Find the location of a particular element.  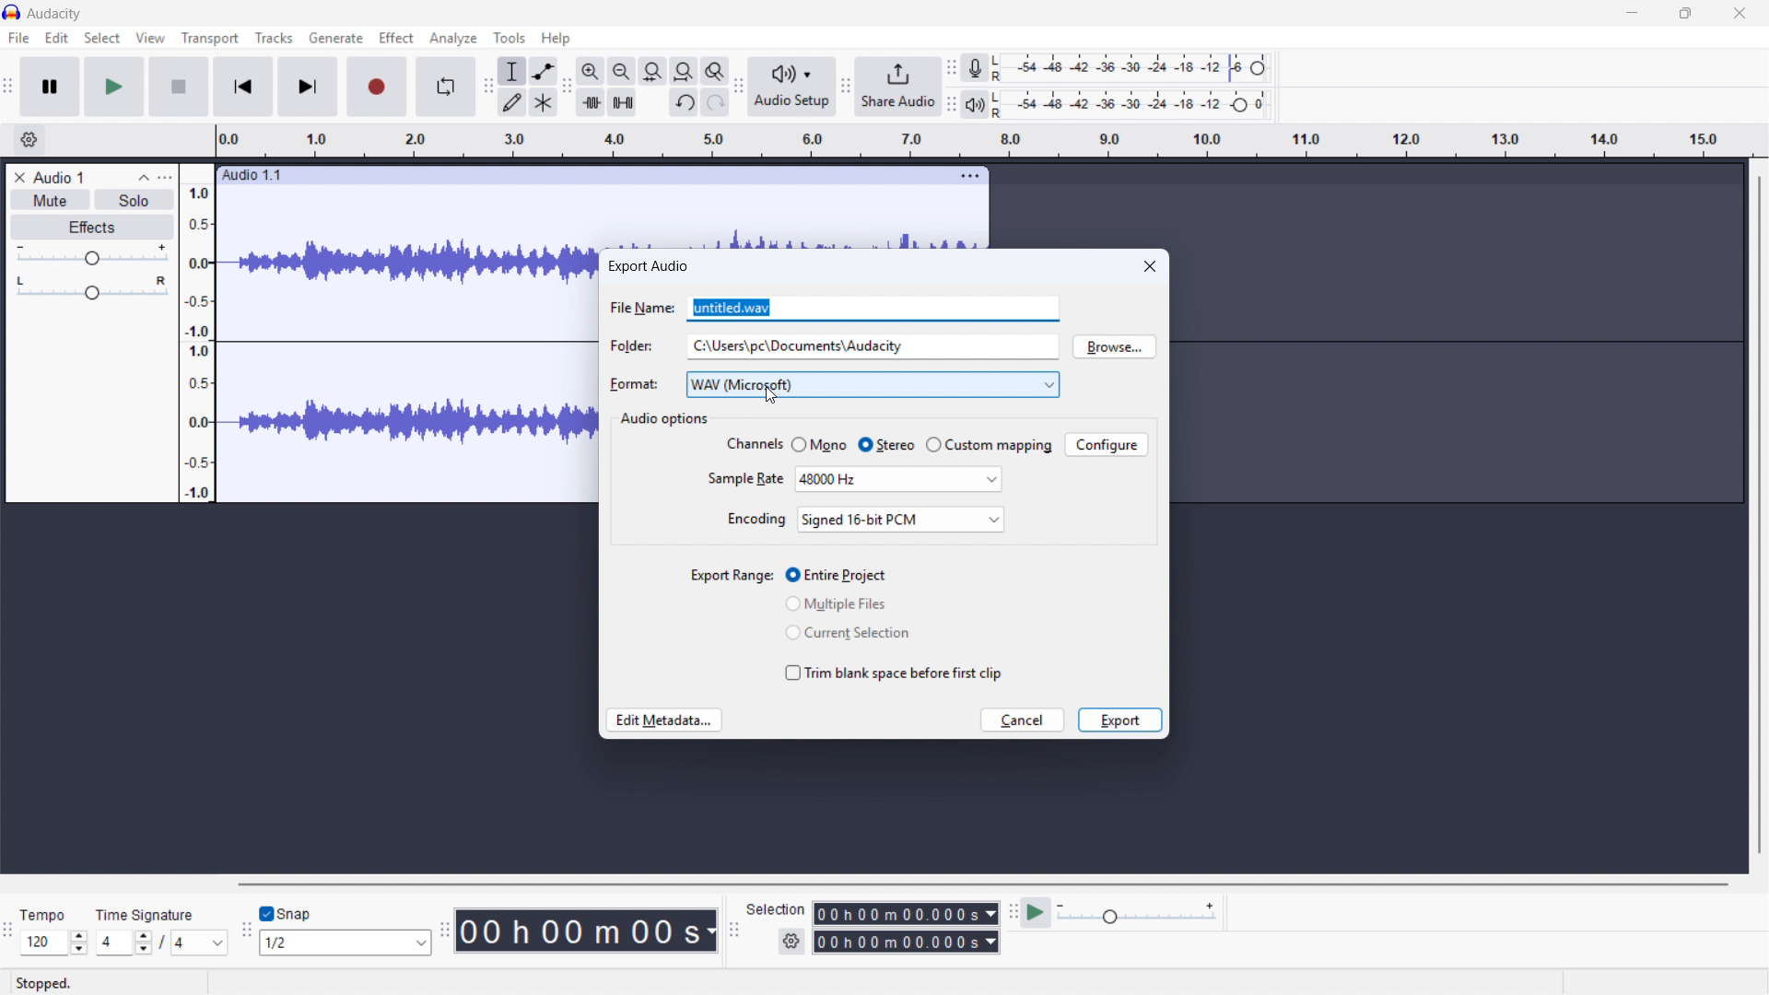

/ is located at coordinates (164, 942).